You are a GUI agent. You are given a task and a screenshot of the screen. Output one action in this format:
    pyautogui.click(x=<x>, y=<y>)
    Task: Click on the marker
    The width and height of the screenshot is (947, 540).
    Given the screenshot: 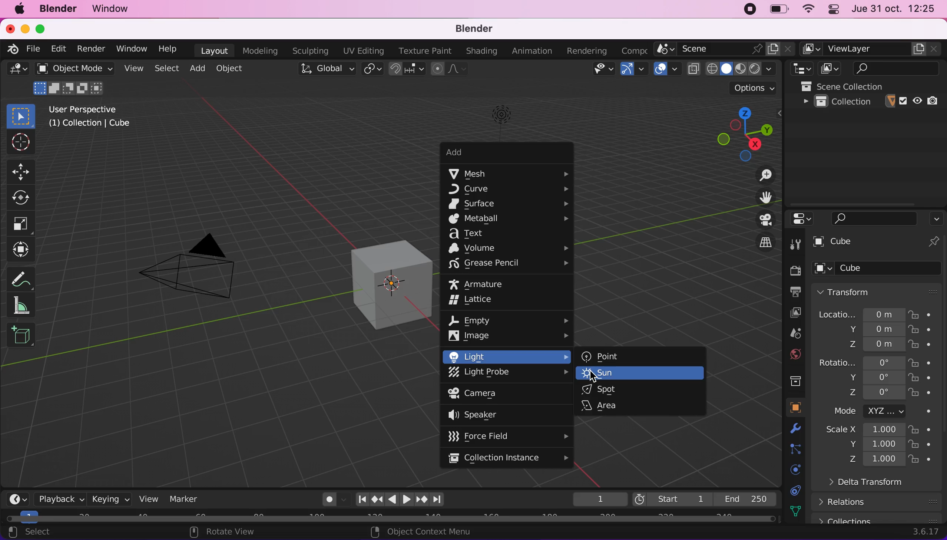 What is the action you would take?
    pyautogui.click(x=187, y=498)
    